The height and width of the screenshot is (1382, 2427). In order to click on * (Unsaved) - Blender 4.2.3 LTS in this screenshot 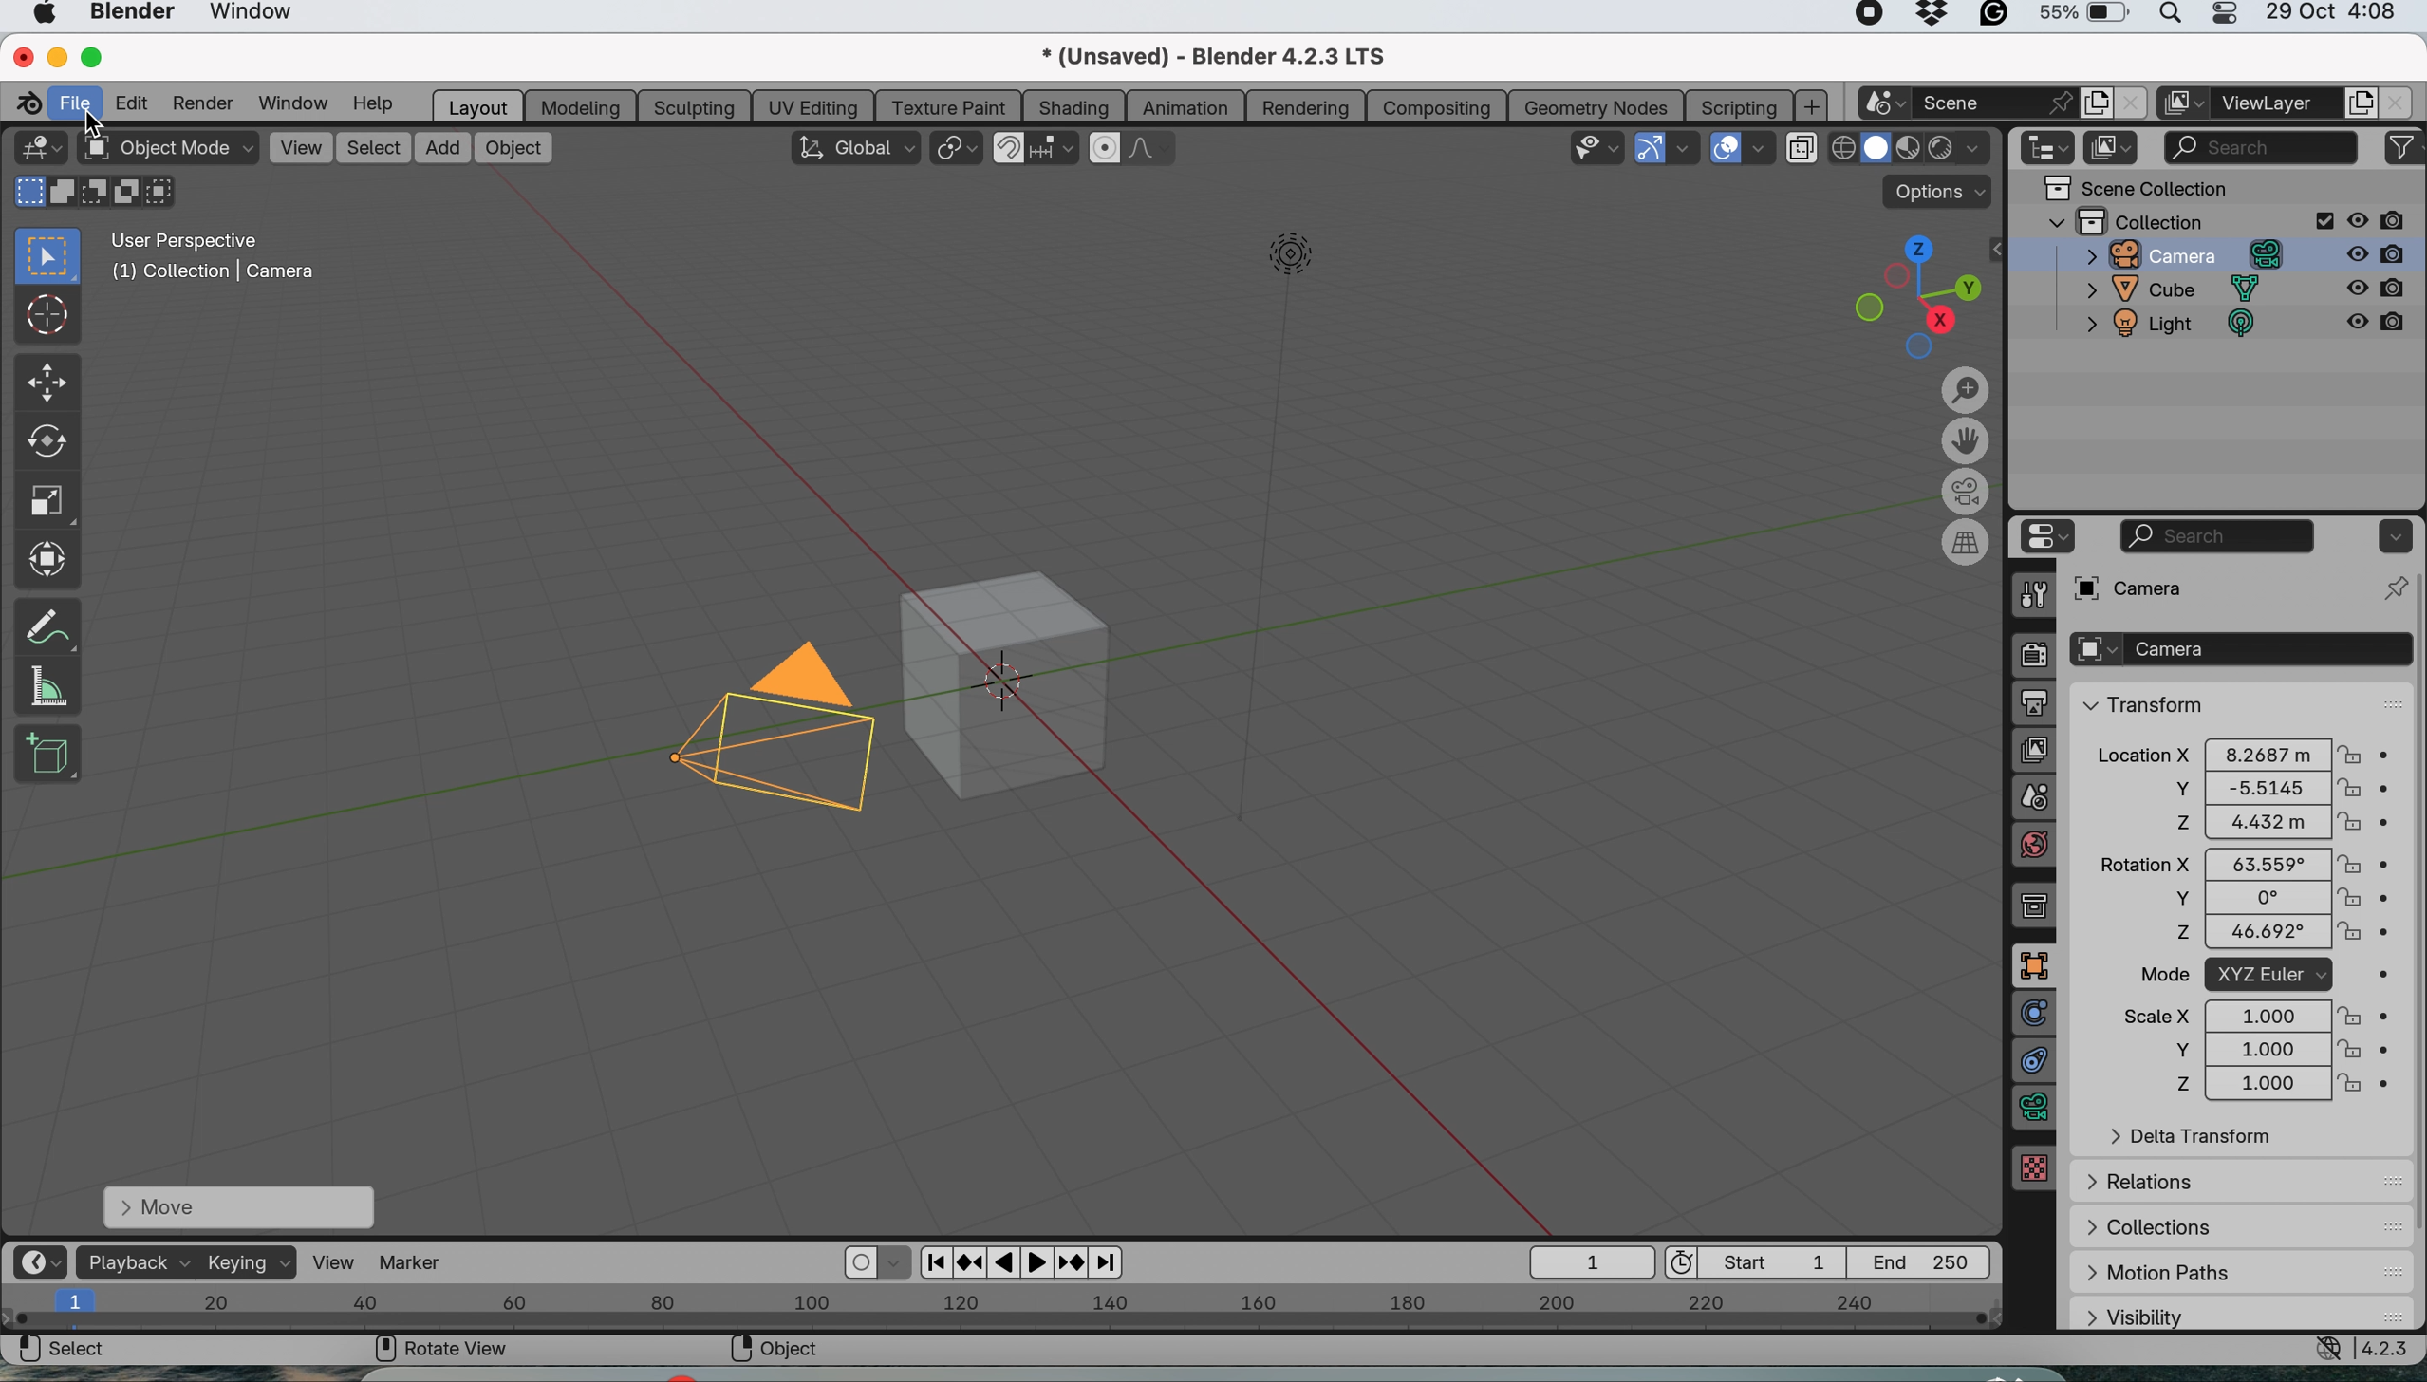, I will do `click(1211, 60)`.